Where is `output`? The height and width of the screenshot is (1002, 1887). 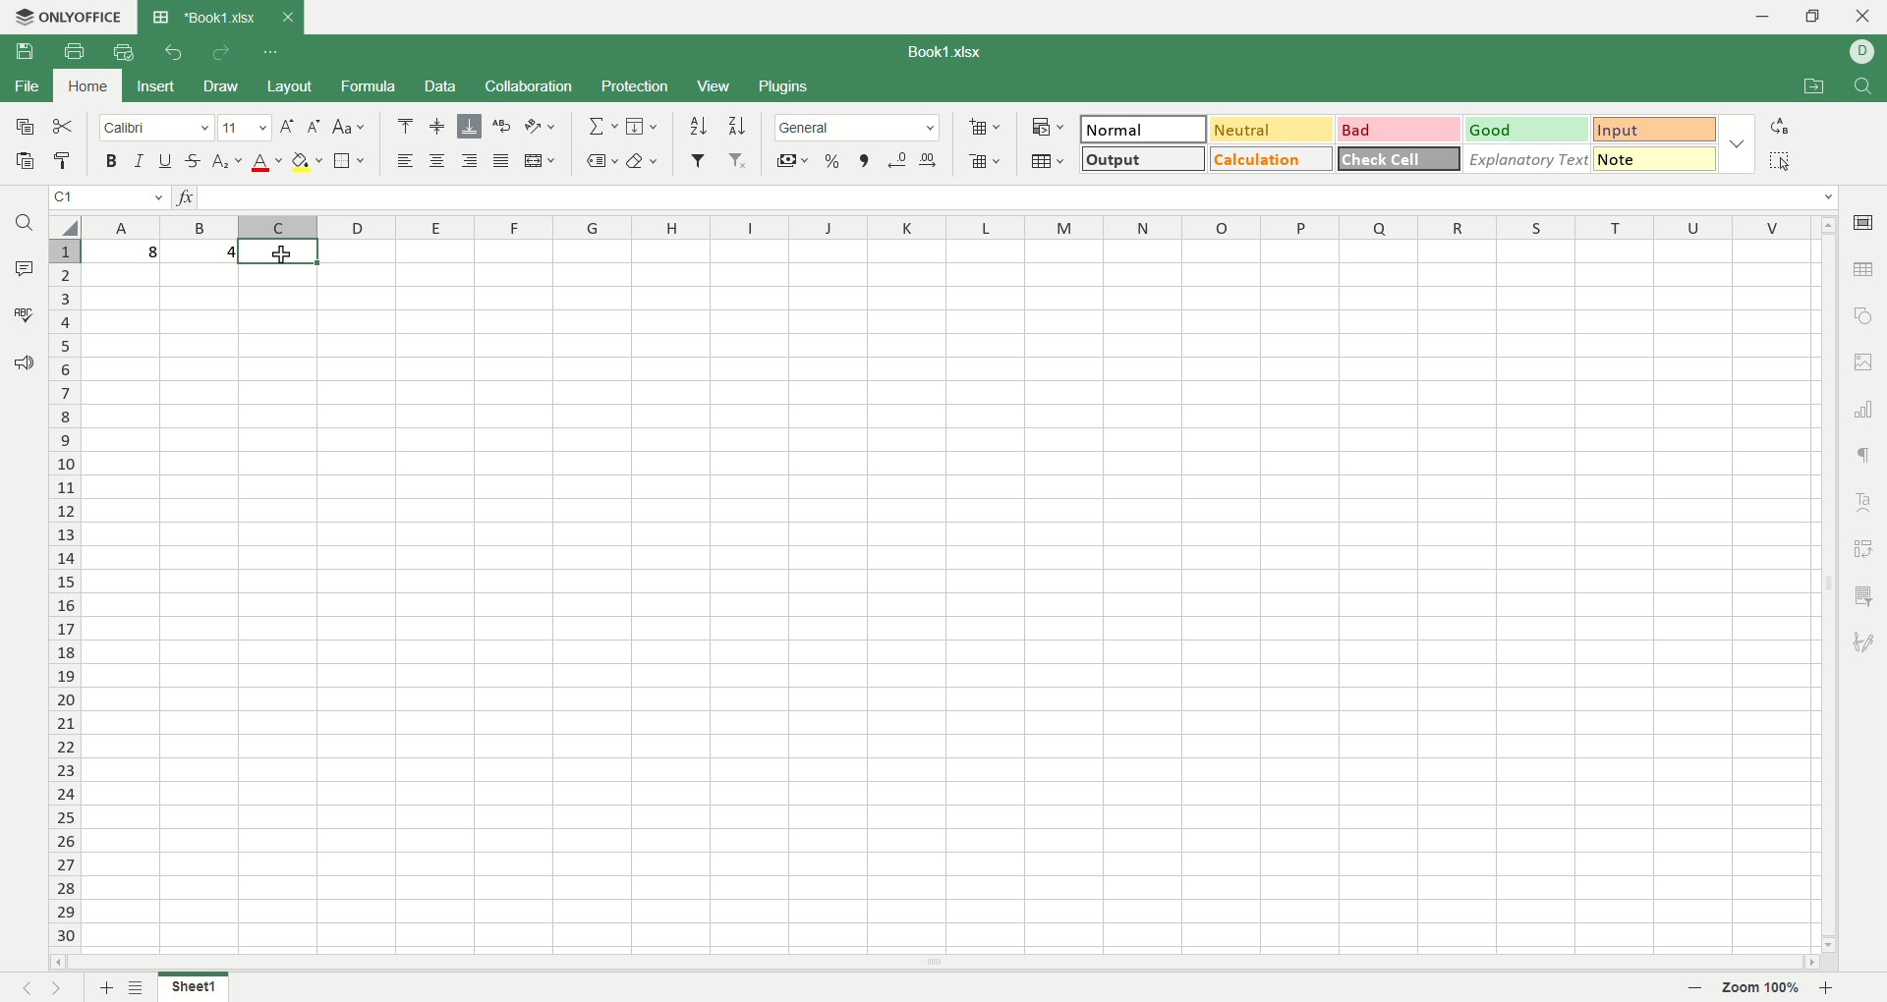
output is located at coordinates (1144, 159).